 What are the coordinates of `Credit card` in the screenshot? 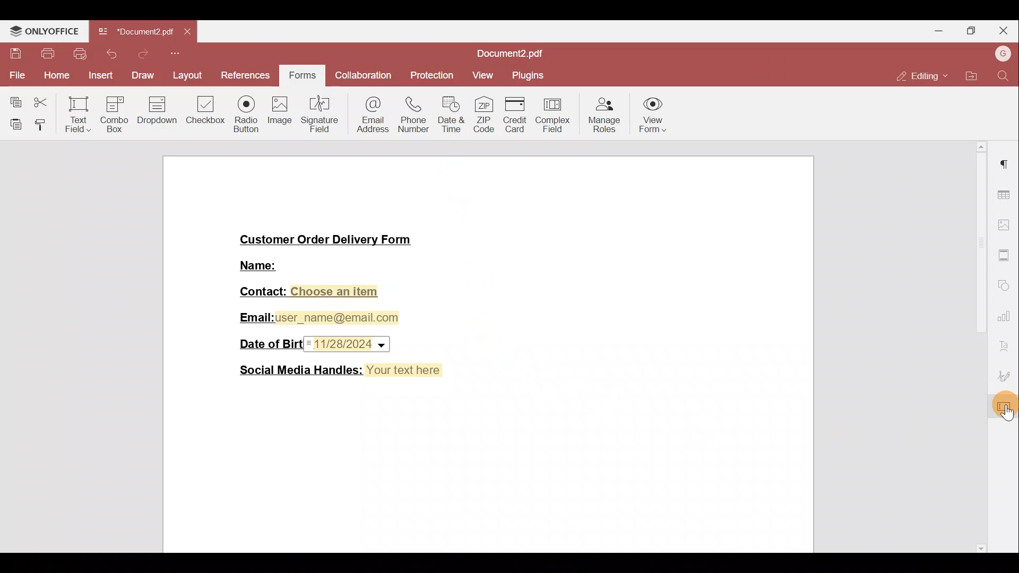 It's located at (520, 115).